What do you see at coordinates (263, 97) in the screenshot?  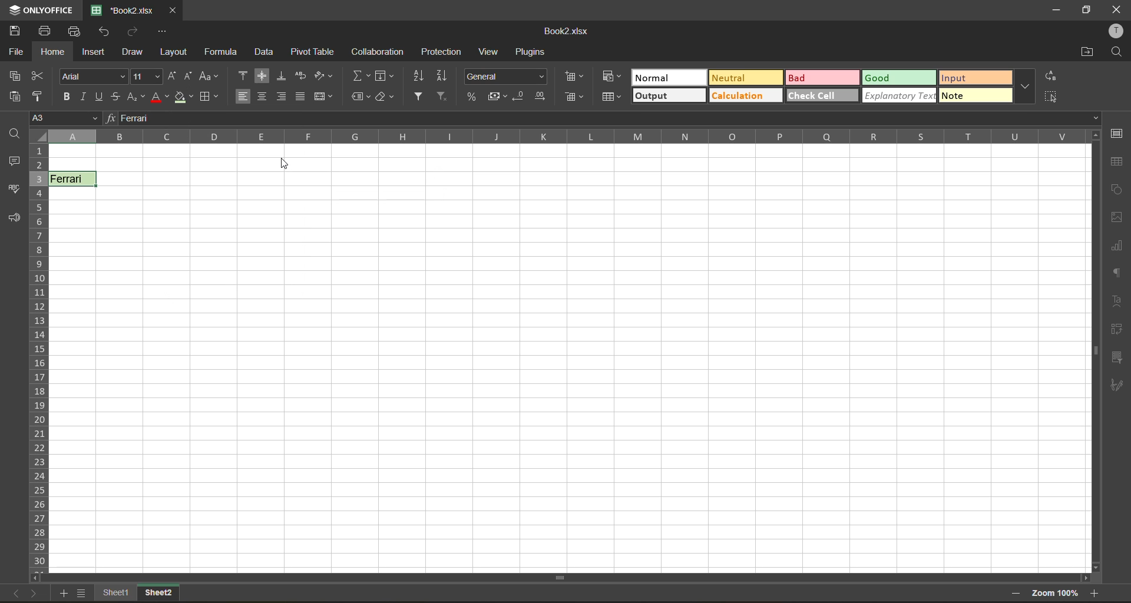 I see `align center` at bounding box center [263, 97].